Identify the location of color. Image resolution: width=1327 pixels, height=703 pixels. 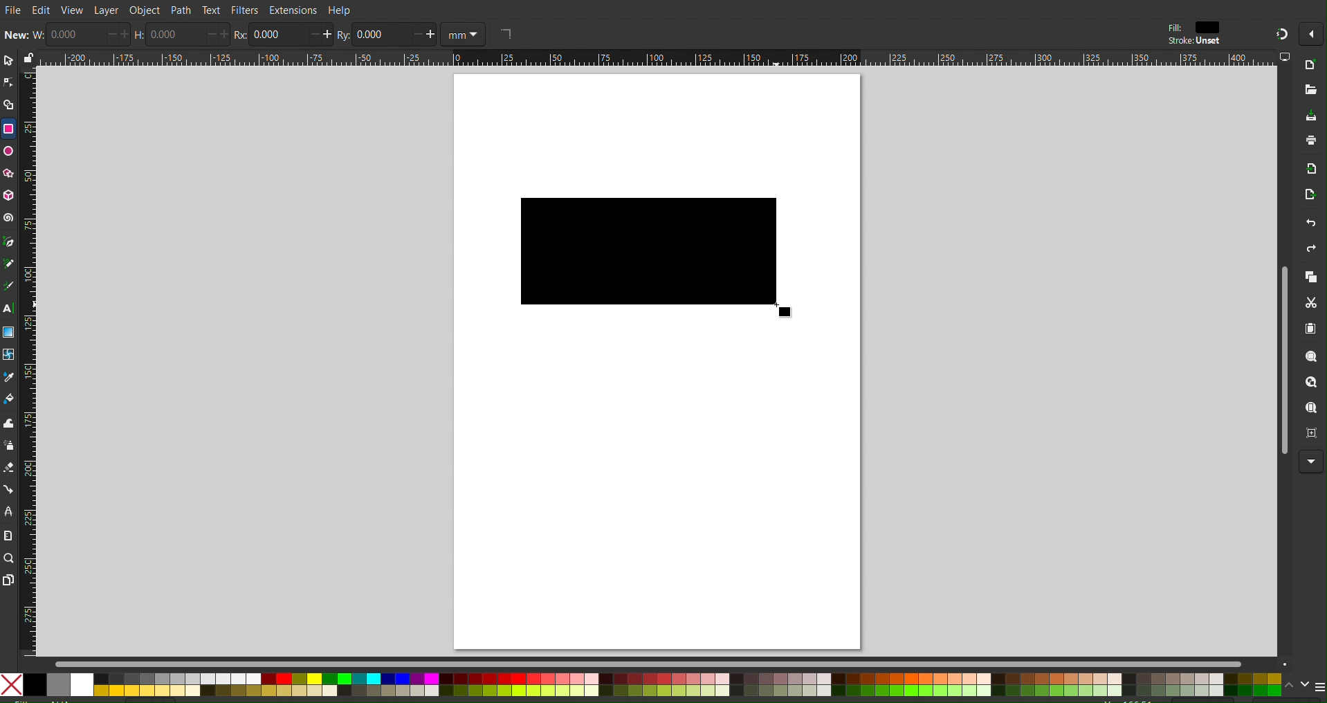
(1211, 27).